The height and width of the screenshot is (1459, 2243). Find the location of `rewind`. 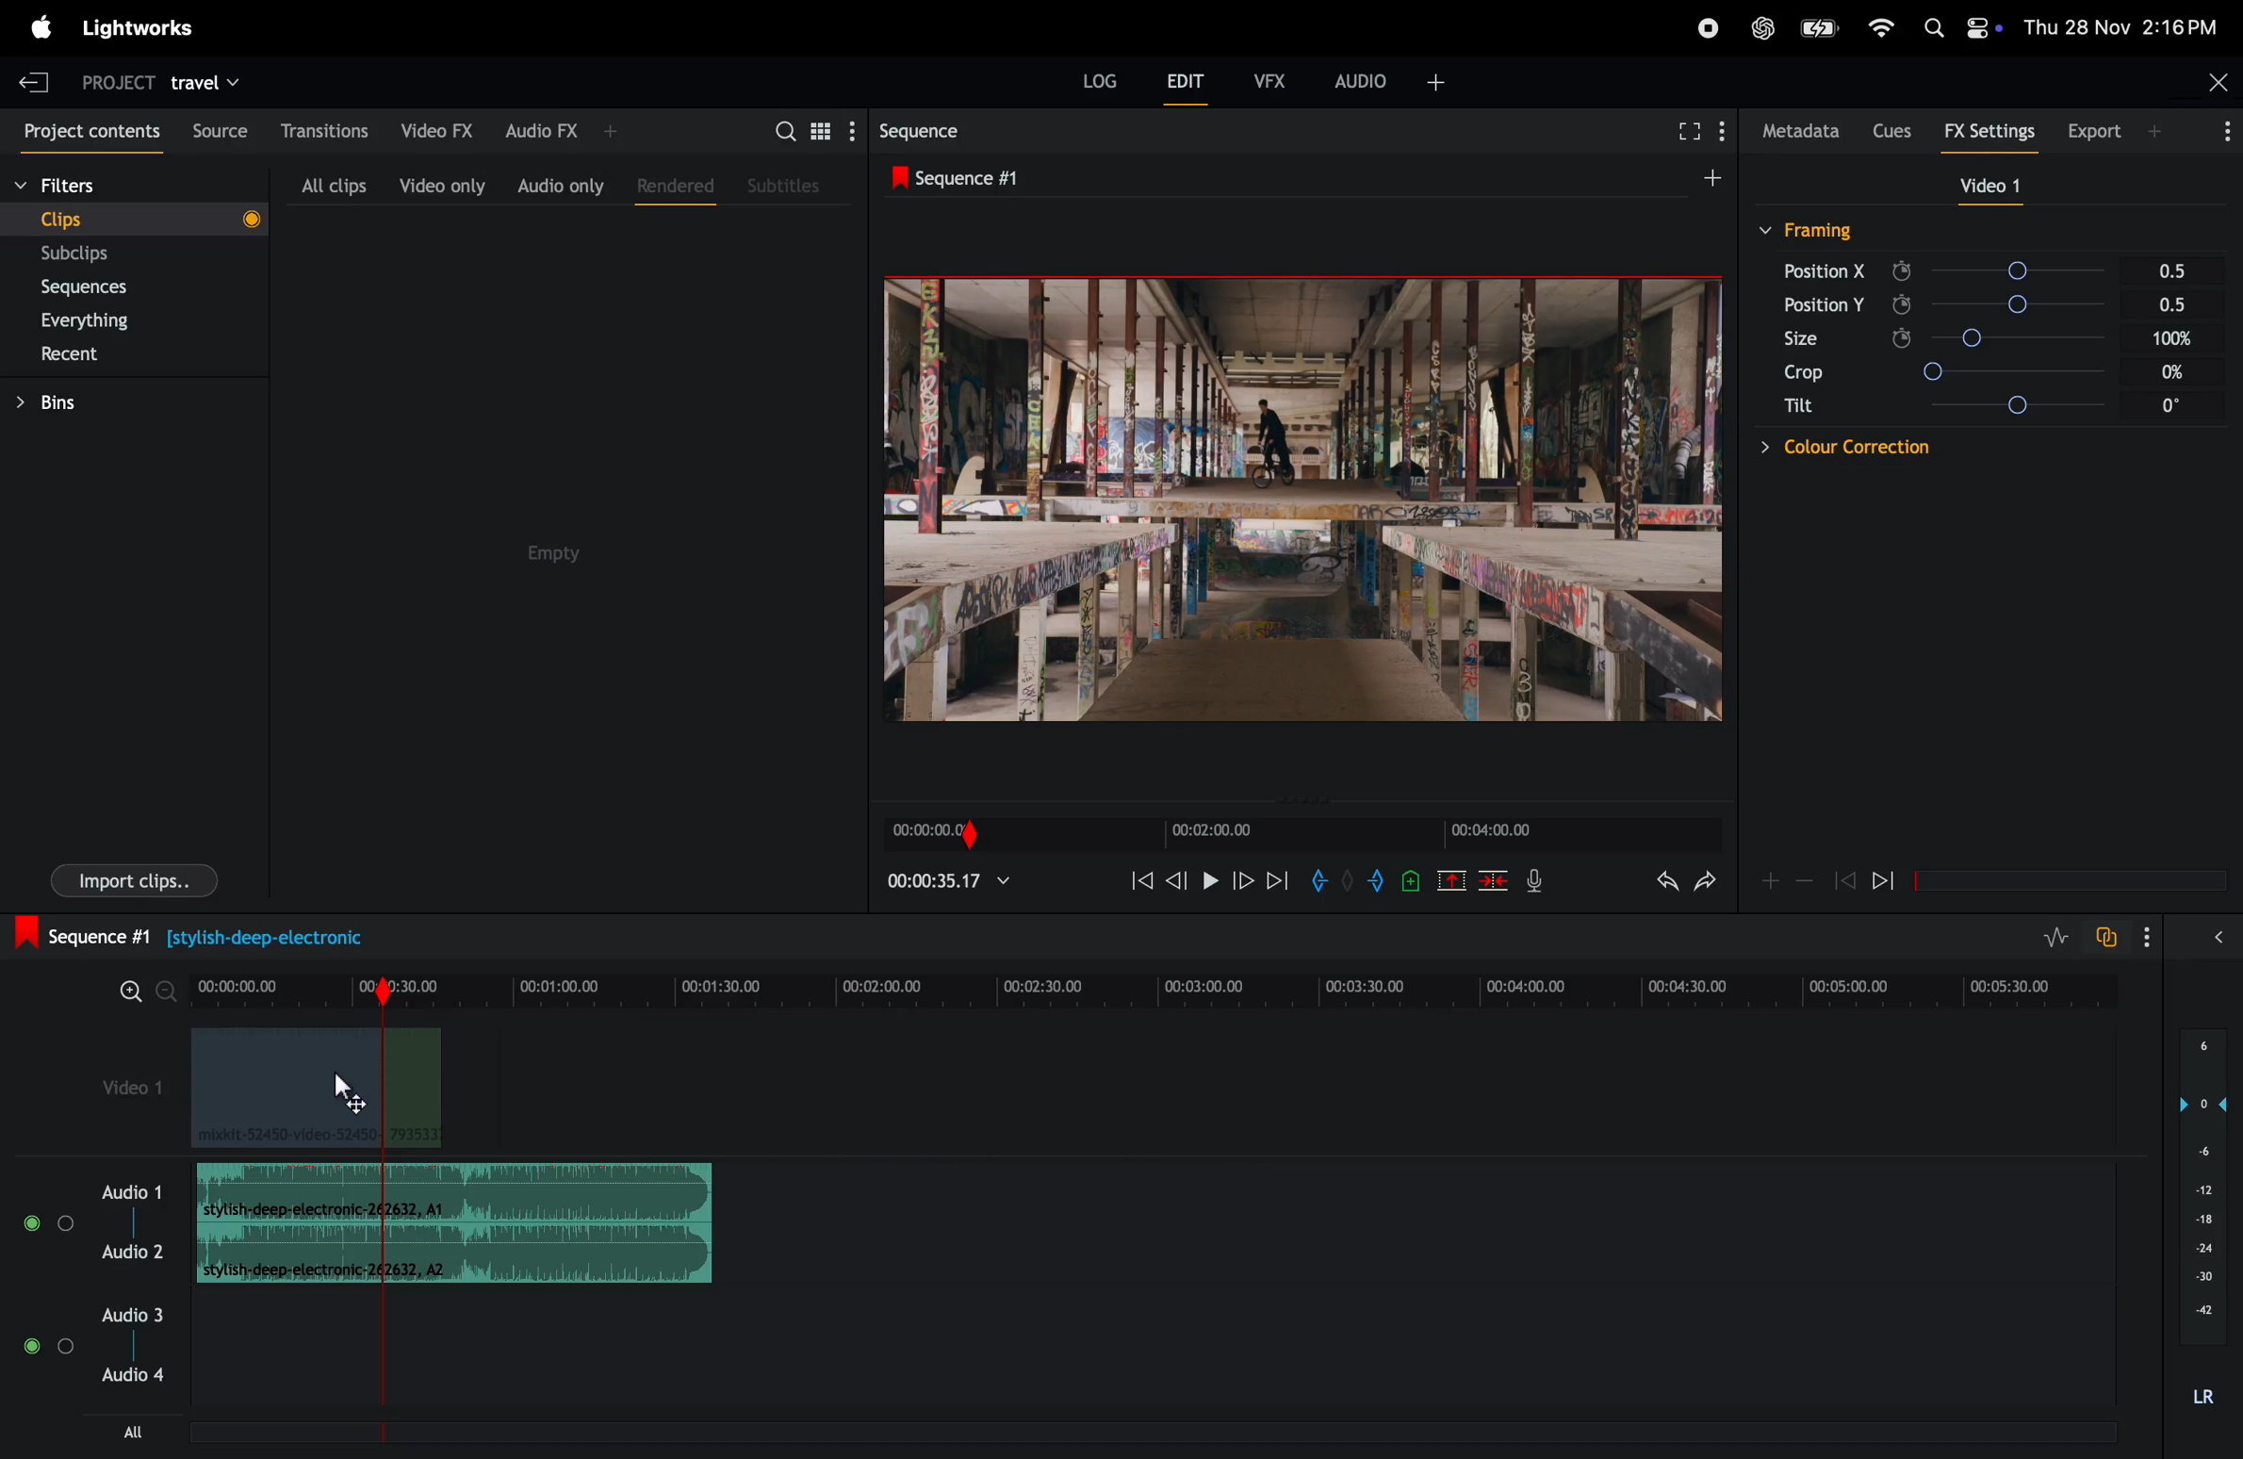

rewind is located at coordinates (1135, 881).